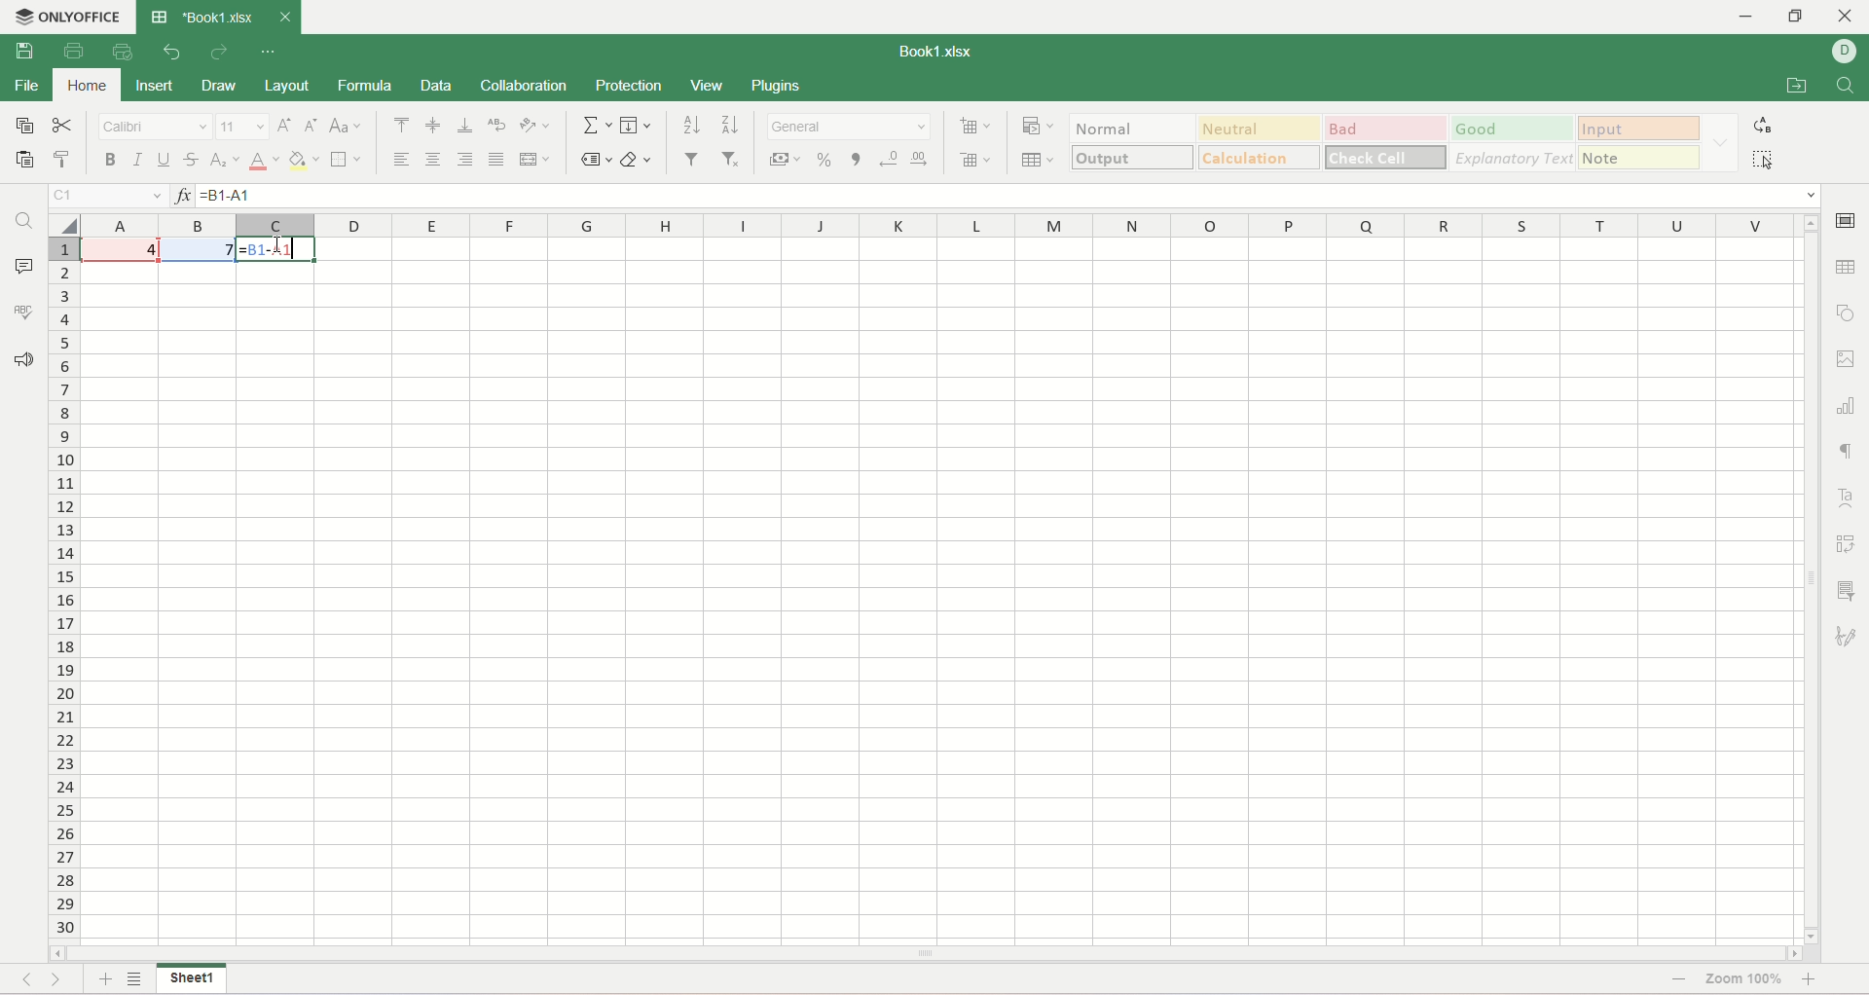 The height and width of the screenshot is (995, 1869). I want to click on sort descending, so click(727, 125).